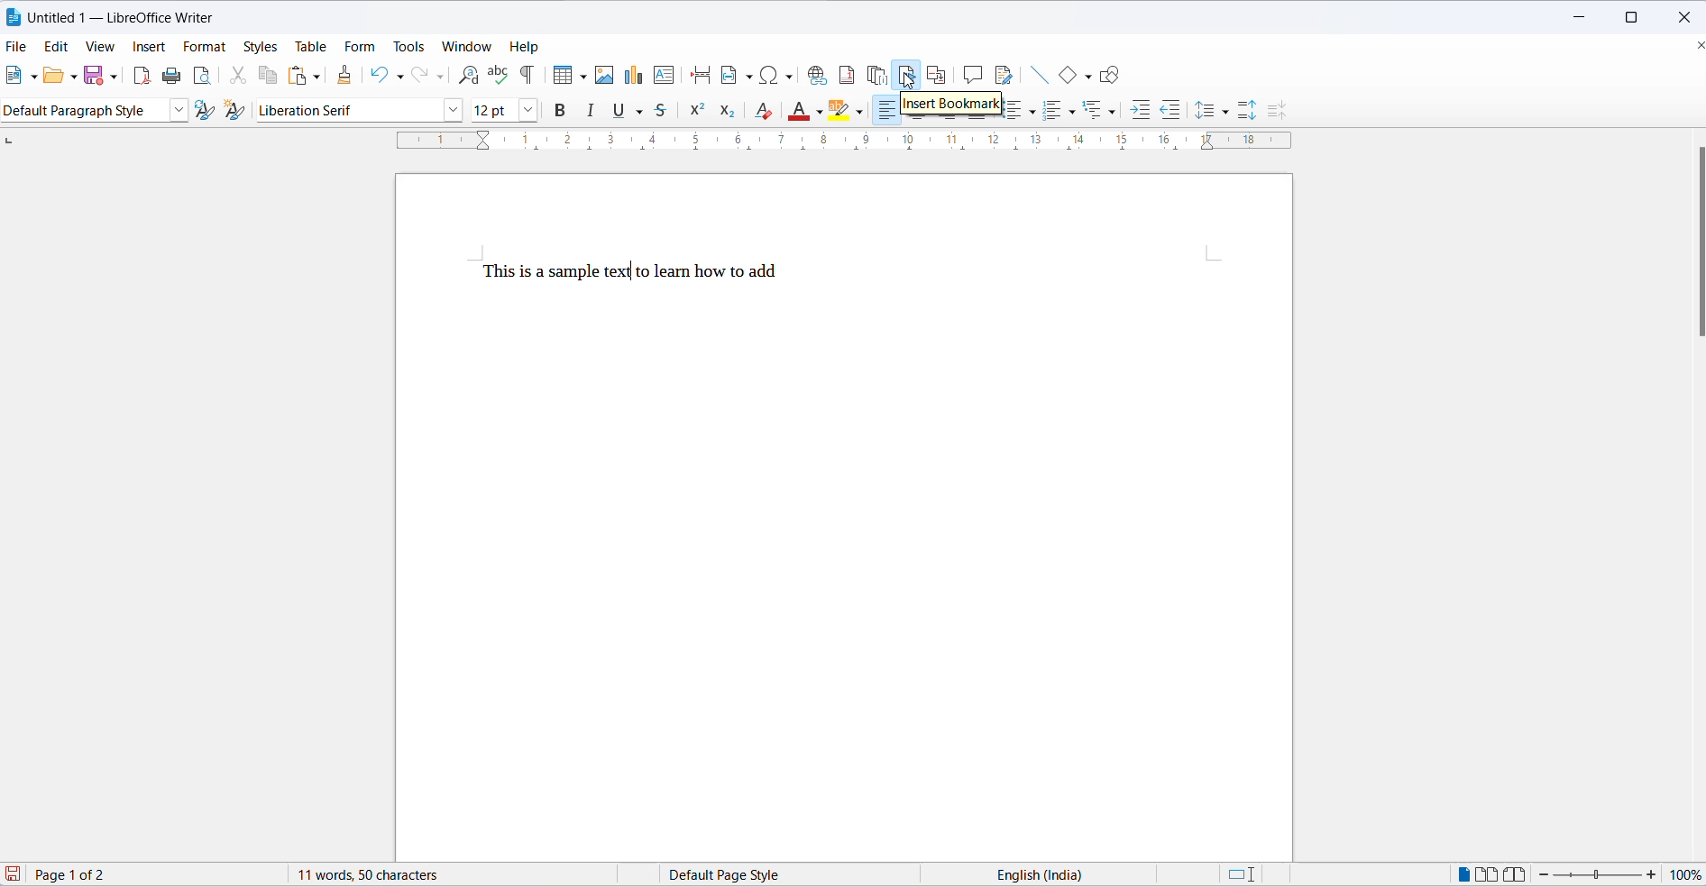 The height and width of the screenshot is (887, 1706). What do you see at coordinates (346, 111) in the screenshot?
I see `font name` at bounding box center [346, 111].